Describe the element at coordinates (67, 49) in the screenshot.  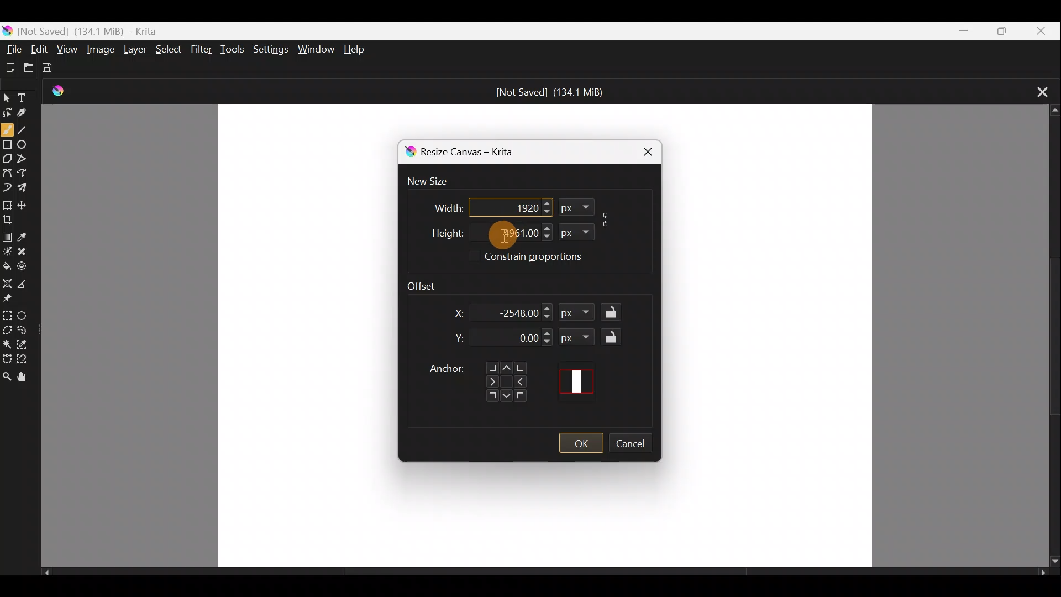
I see `View` at that location.